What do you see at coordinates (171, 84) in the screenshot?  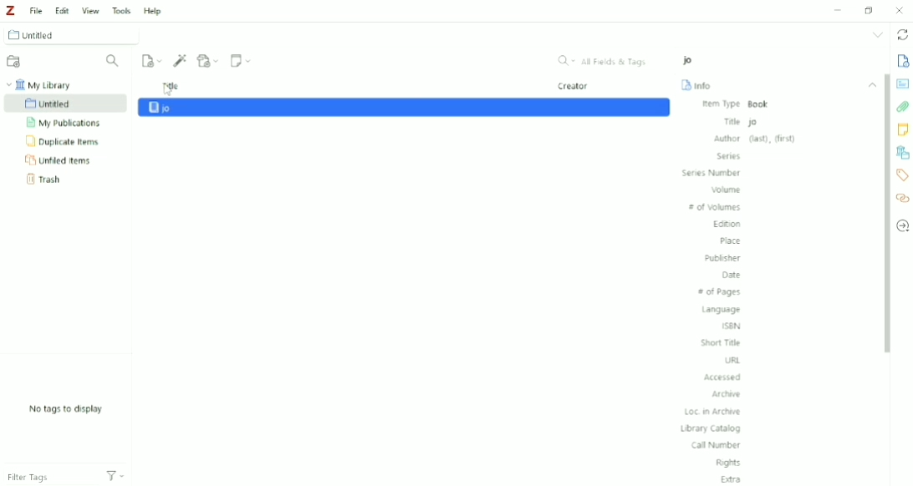 I see `Title` at bounding box center [171, 84].